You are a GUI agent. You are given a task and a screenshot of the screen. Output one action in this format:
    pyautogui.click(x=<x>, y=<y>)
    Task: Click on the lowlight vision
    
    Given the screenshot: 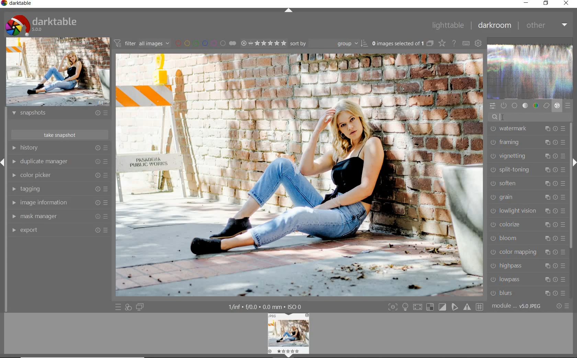 What is the action you would take?
    pyautogui.click(x=526, y=211)
    